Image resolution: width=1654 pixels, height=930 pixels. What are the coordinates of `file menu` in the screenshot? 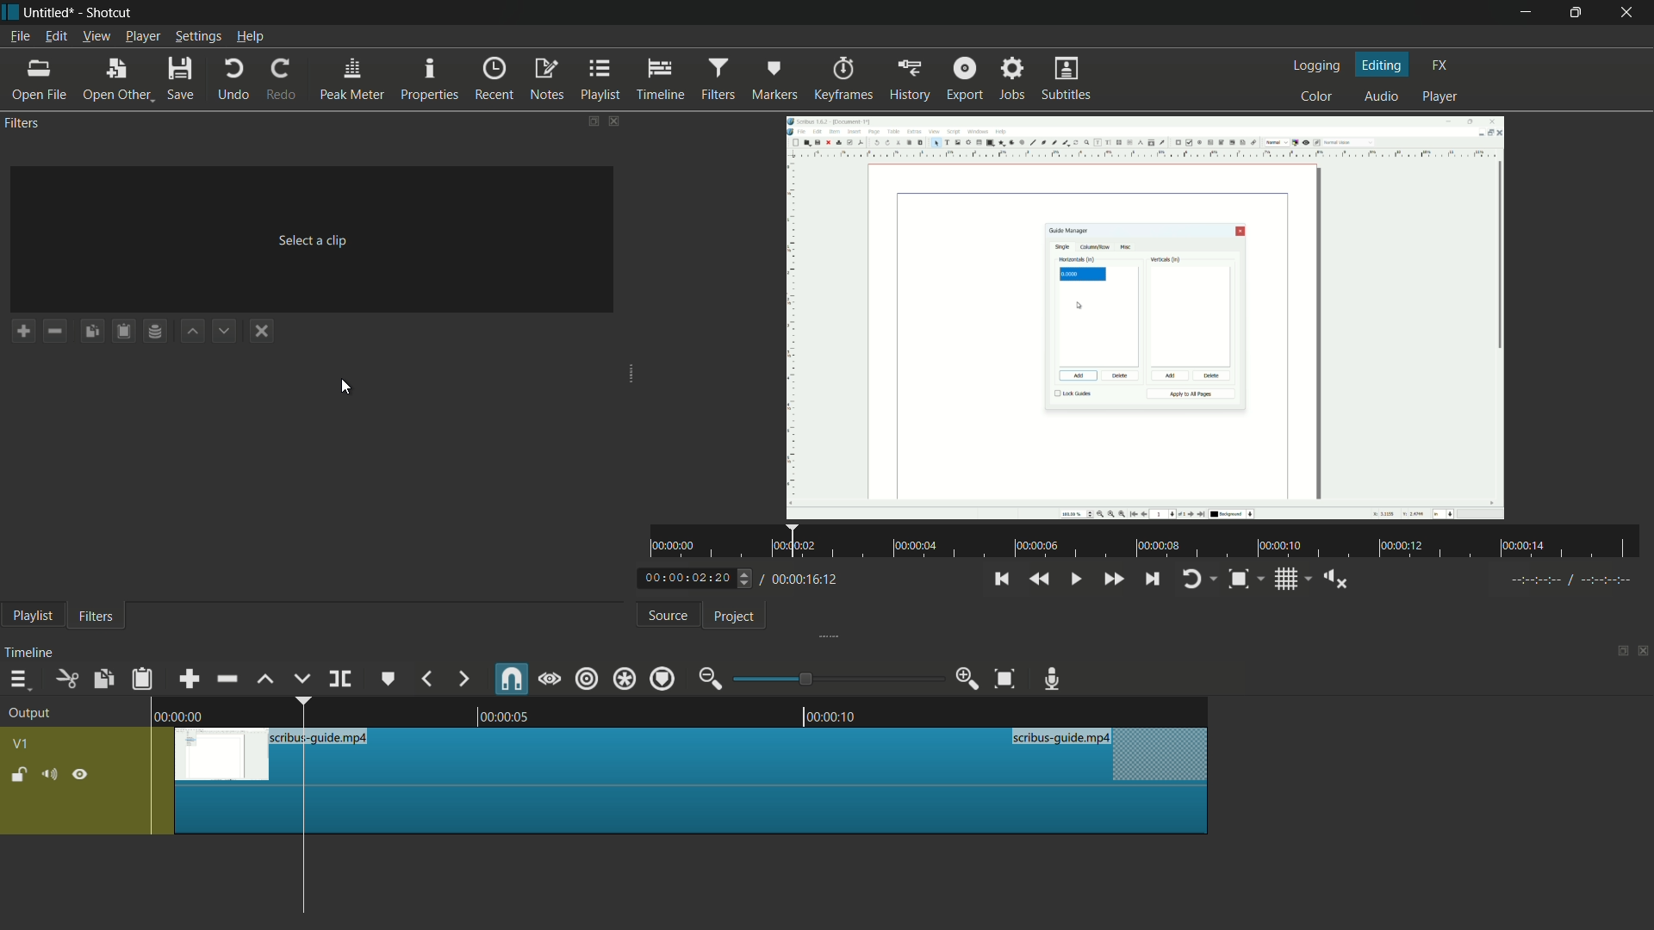 It's located at (19, 36).